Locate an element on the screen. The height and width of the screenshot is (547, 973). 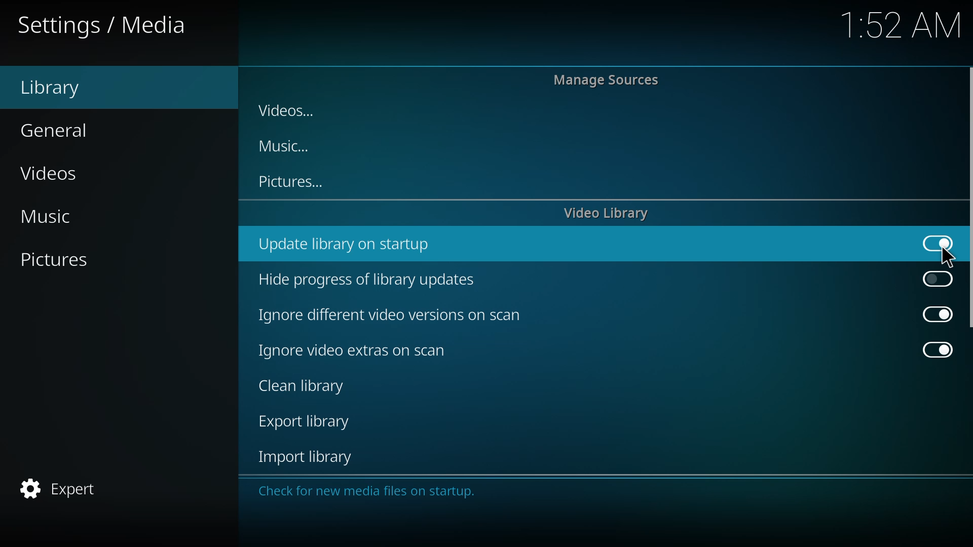
ignore different video versions on scan is located at coordinates (393, 315).